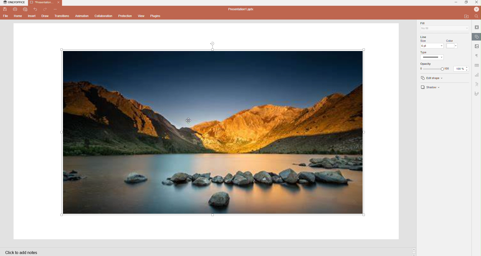 This screenshot has width=481, height=256. I want to click on Plugins, so click(155, 16).